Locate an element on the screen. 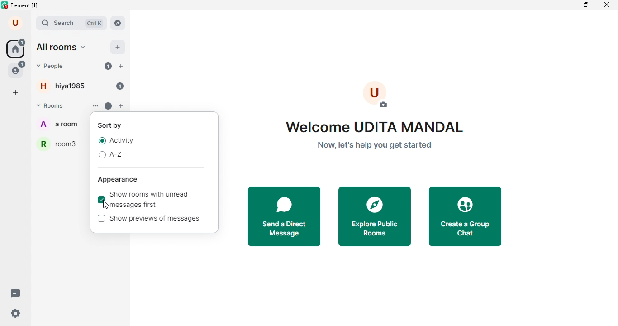 The width and height of the screenshot is (618, 326). create a group chat is located at coordinates (466, 216).